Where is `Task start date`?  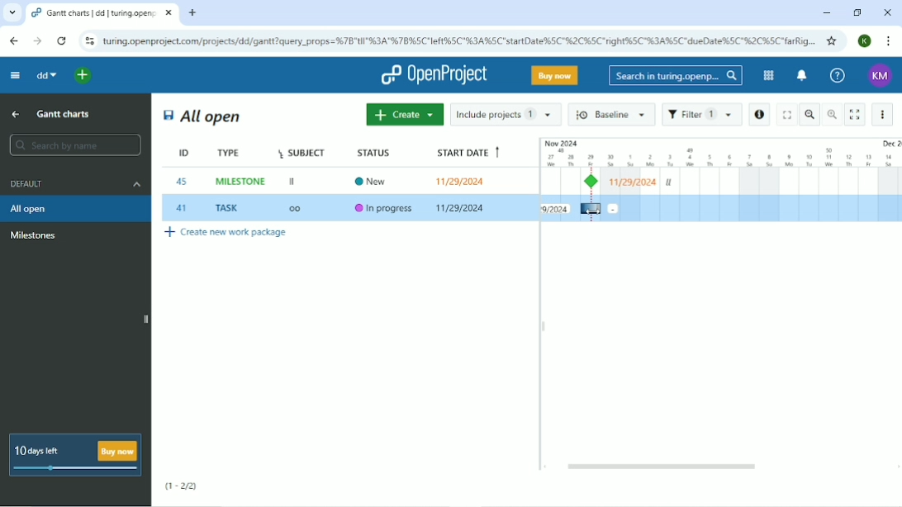 Task start date is located at coordinates (556, 209).